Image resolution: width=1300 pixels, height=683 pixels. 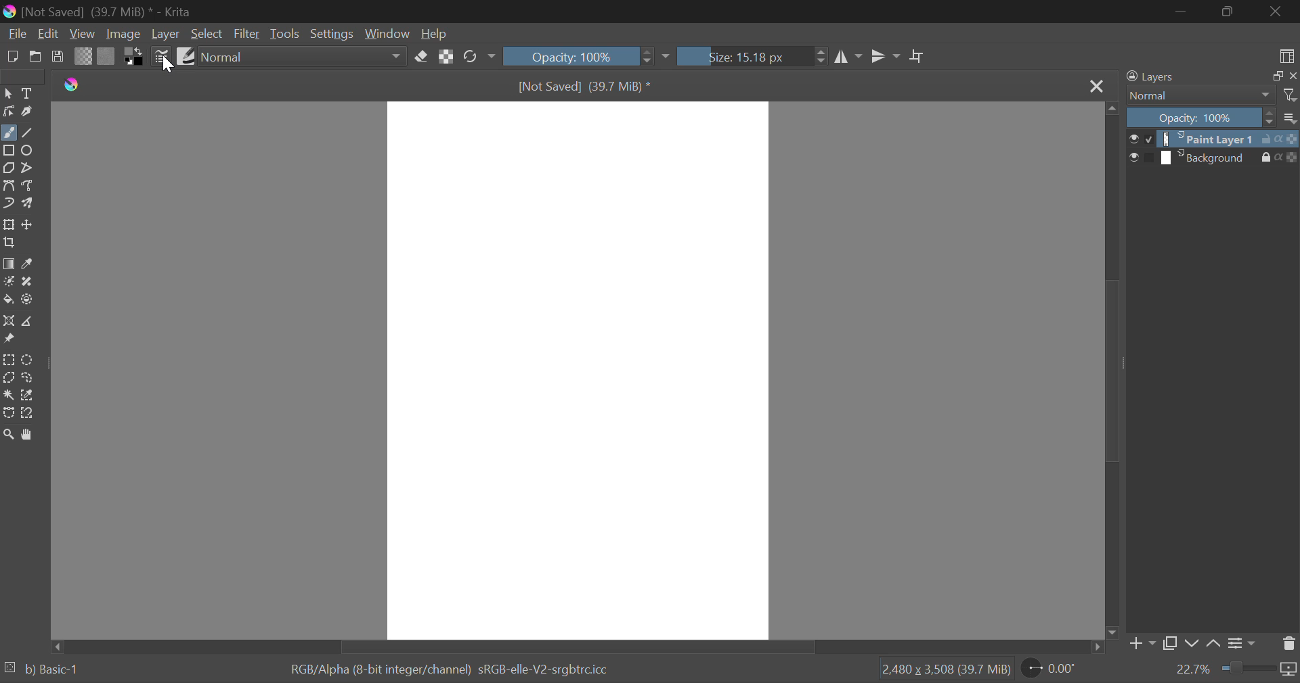 I want to click on Zoom 22.7%, so click(x=1234, y=670).